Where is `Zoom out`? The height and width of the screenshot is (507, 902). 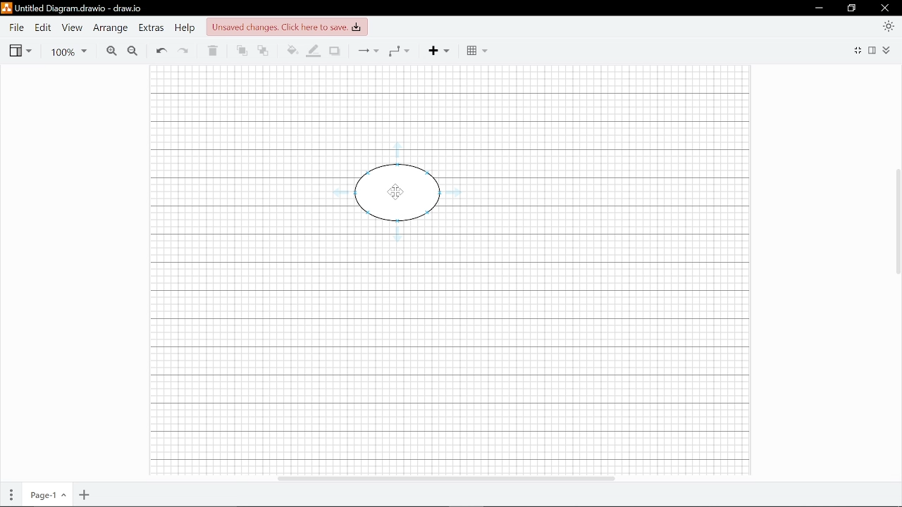
Zoom out is located at coordinates (132, 51).